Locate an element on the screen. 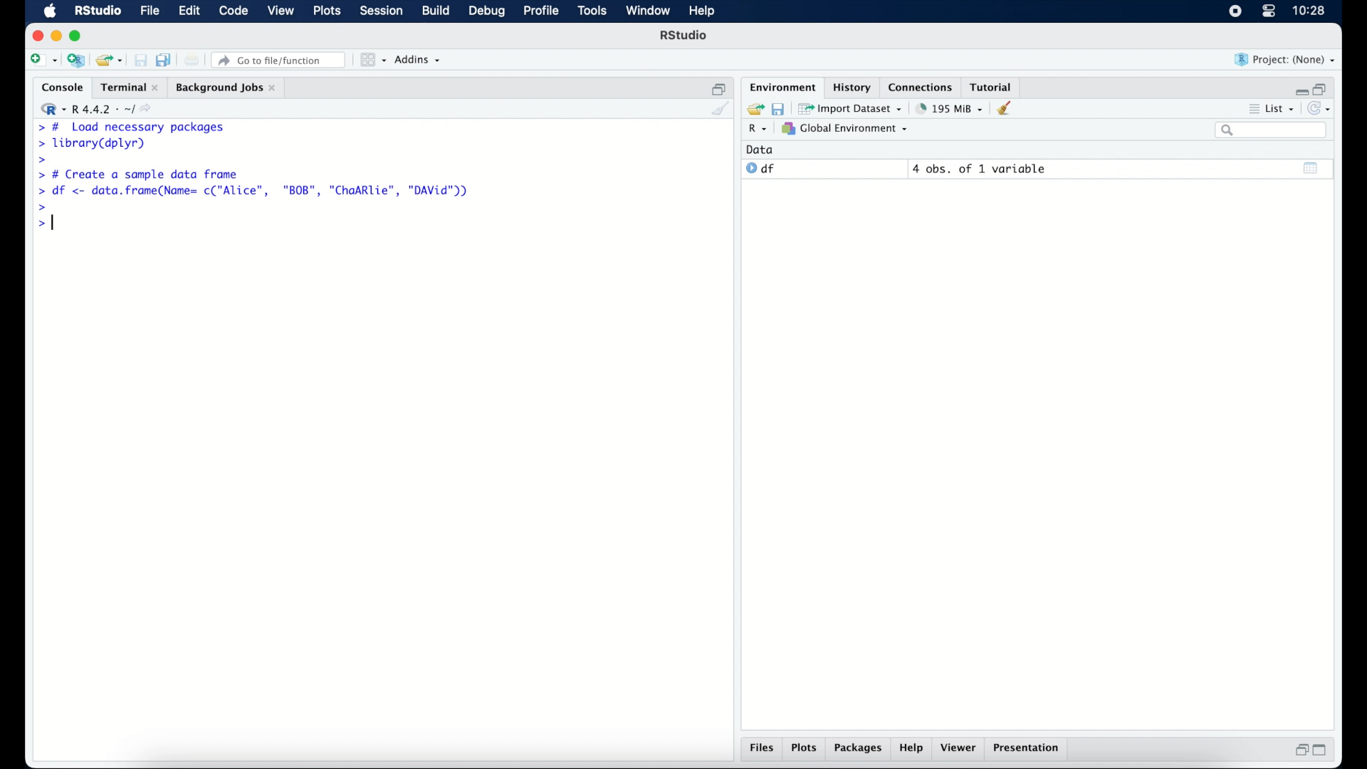 The width and height of the screenshot is (1367, 769). edit is located at coordinates (188, 11).